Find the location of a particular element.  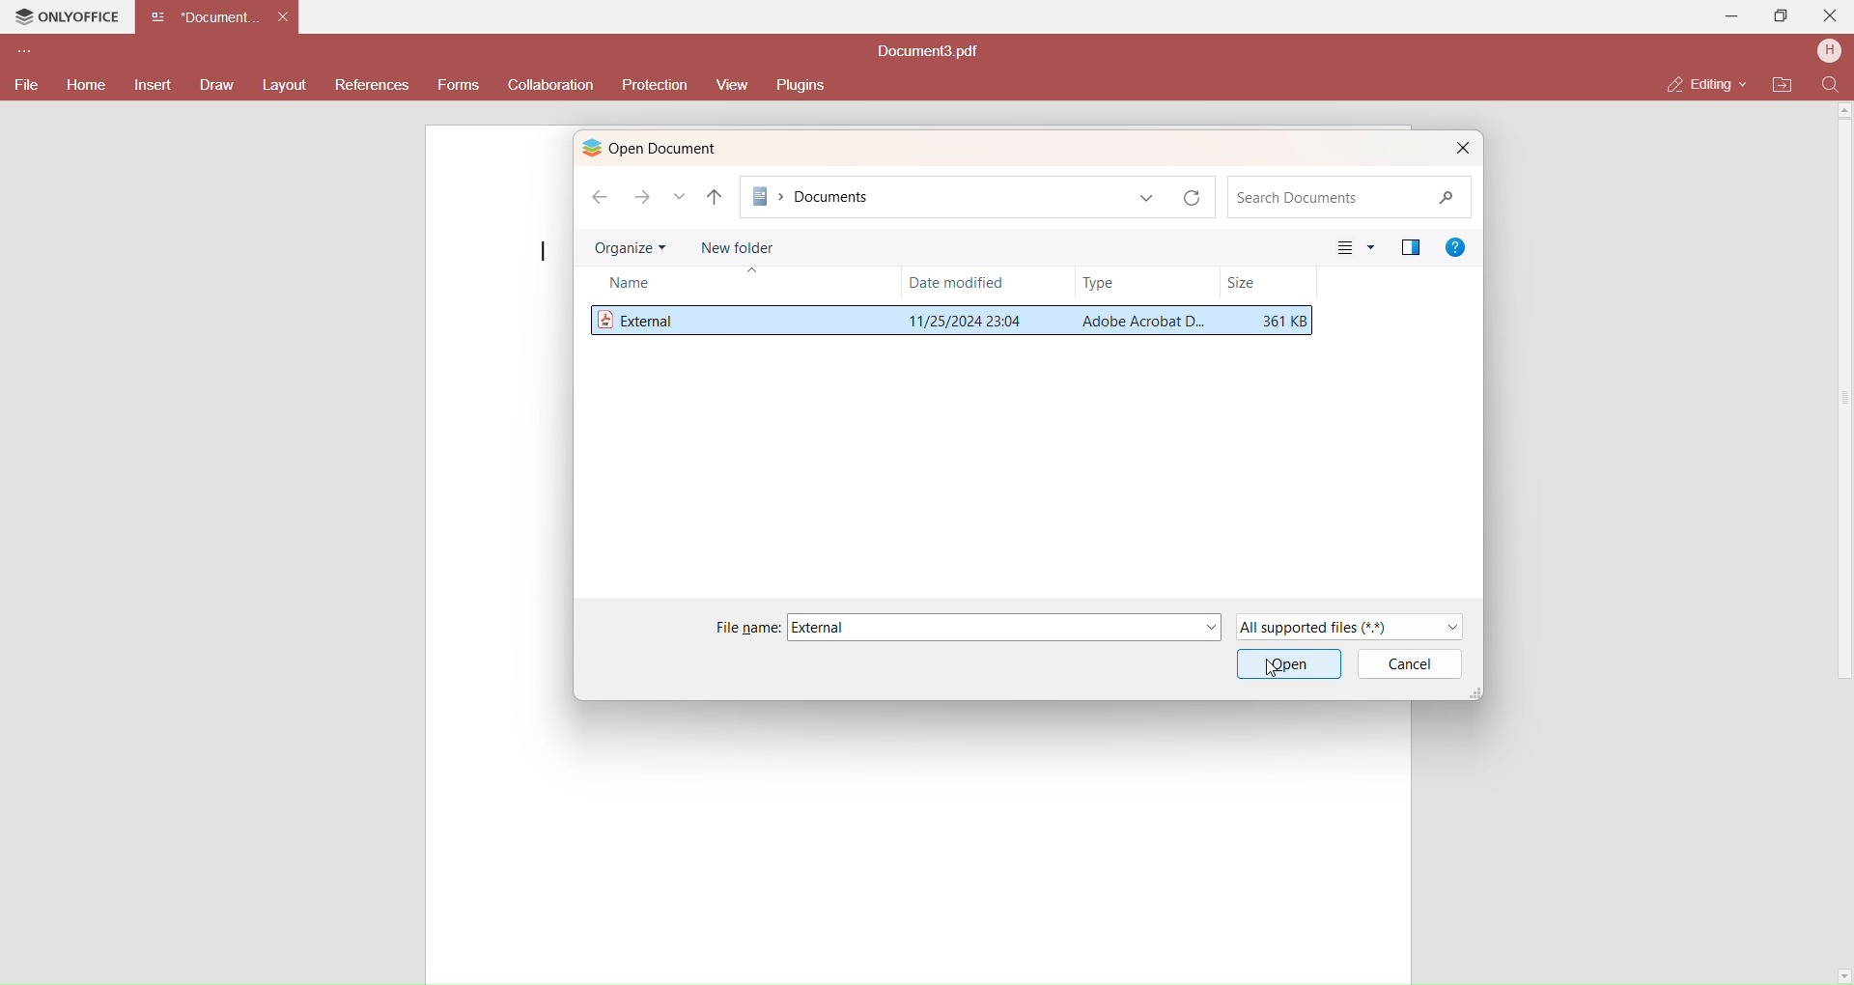

Date Modified is located at coordinates (958, 281).